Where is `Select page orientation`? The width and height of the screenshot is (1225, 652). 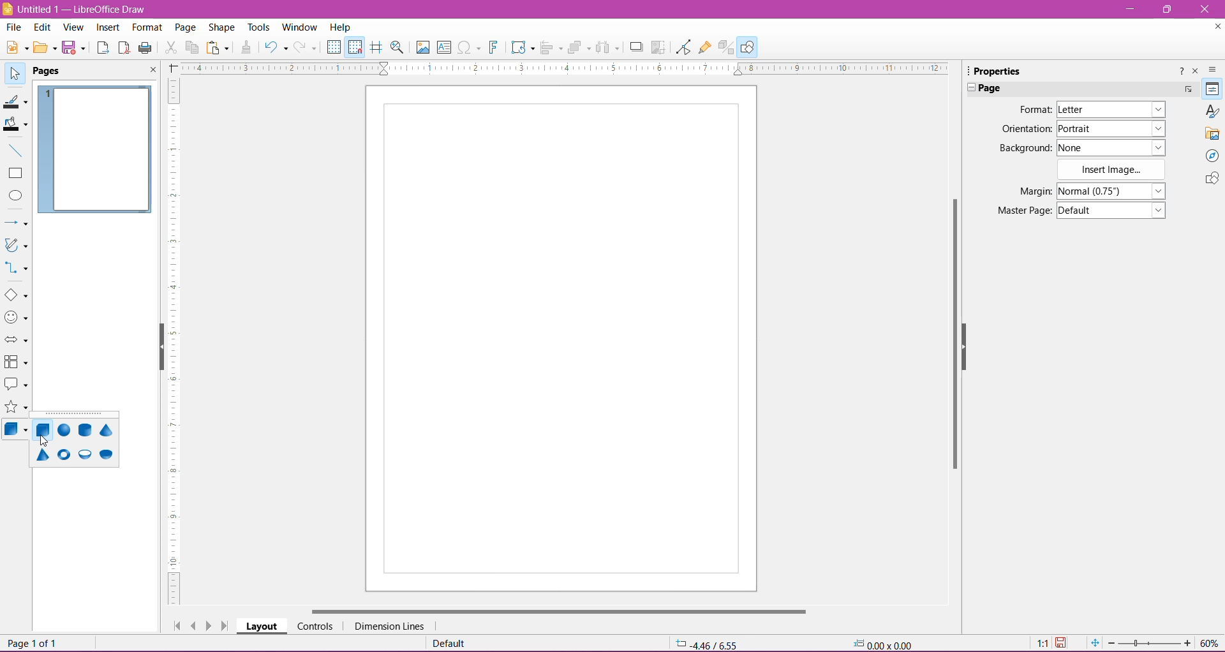 Select page orientation is located at coordinates (1113, 128).